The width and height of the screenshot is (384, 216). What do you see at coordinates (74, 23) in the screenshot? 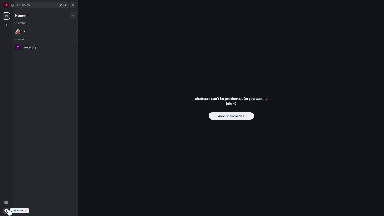
I see `add` at bounding box center [74, 23].